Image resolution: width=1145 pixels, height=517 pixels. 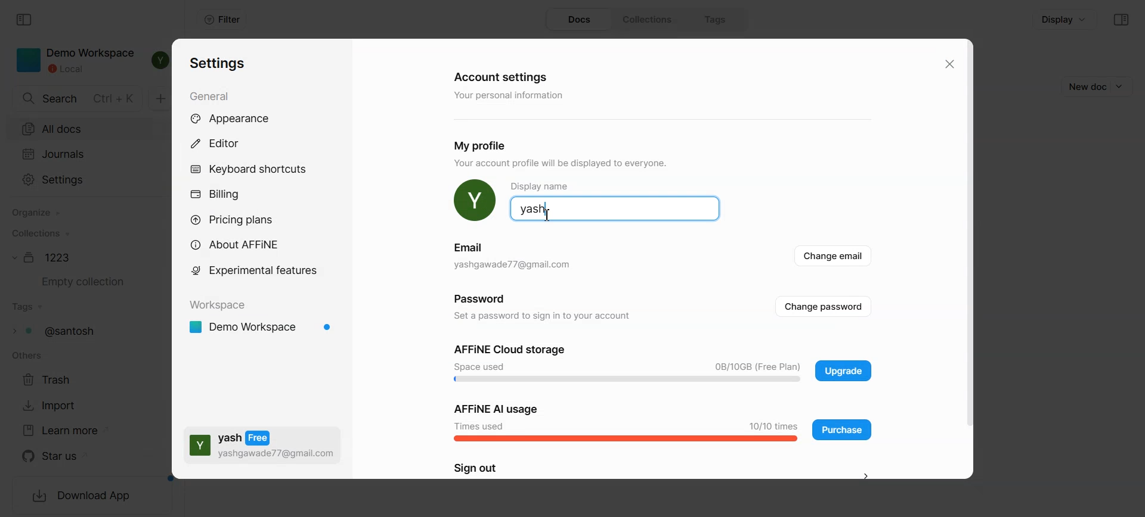 What do you see at coordinates (218, 64) in the screenshot?
I see `Settings` at bounding box center [218, 64].